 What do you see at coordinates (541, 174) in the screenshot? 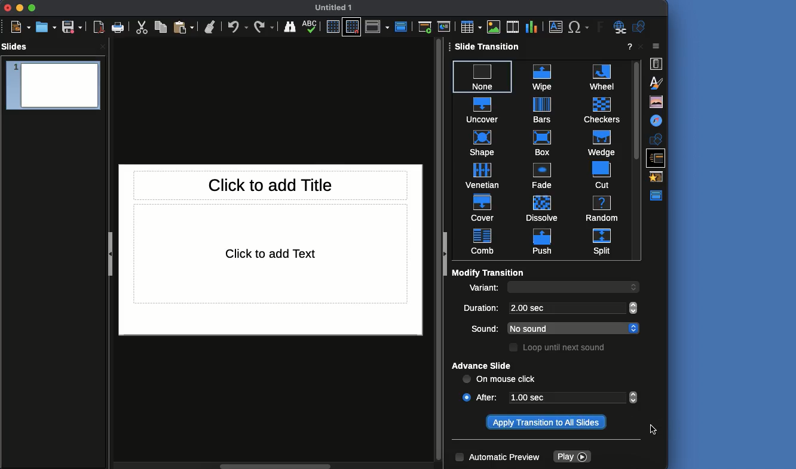
I see `fade` at bounding box center [541, 174].